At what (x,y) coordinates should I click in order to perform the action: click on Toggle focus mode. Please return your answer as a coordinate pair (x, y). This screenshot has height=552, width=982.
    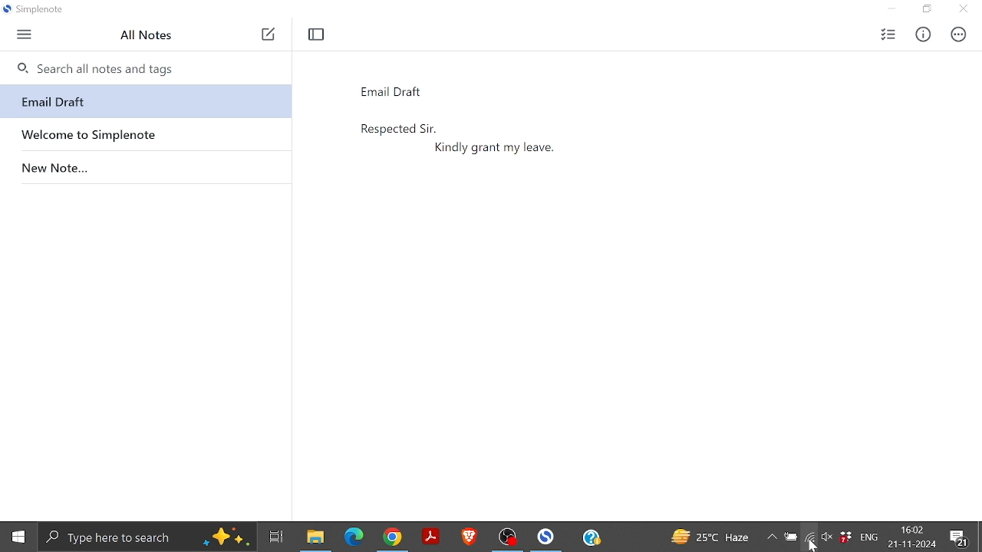
    Looking at the image, I should click on (318, 34).